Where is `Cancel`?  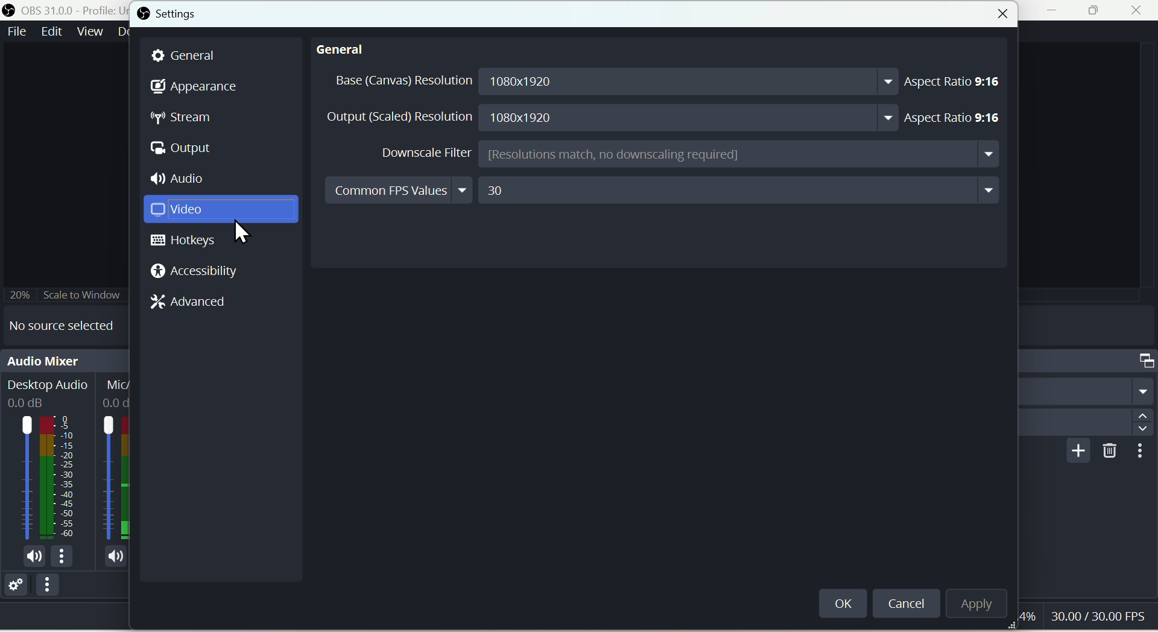
Cancel is located at coordinates (907, 604).